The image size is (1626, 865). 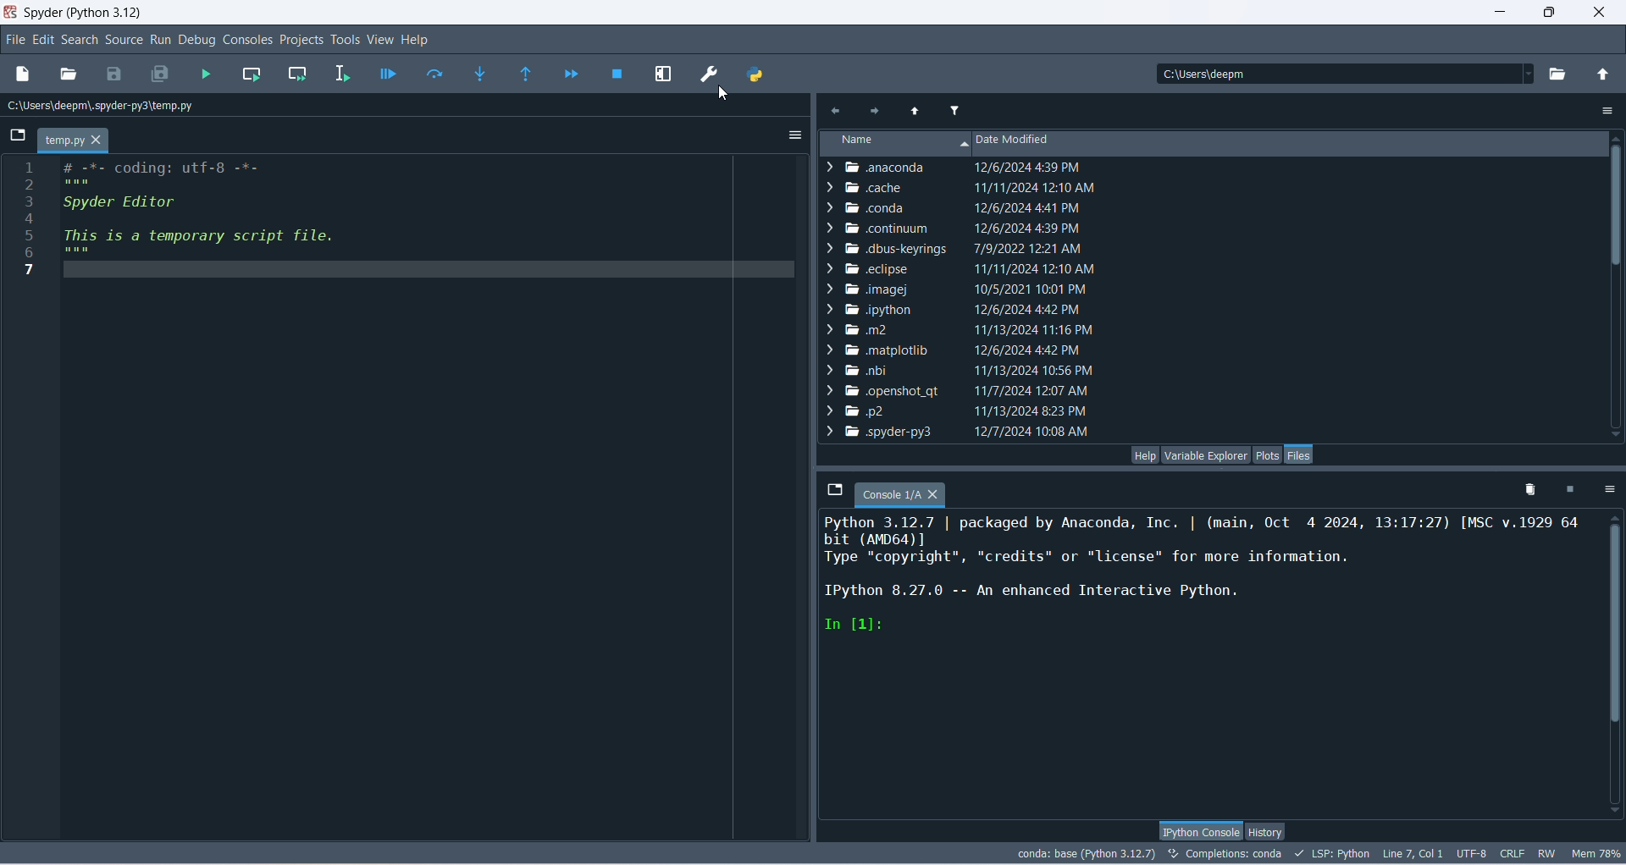 I want to click on vertical scroll bar, so click(x=1612, y=663).